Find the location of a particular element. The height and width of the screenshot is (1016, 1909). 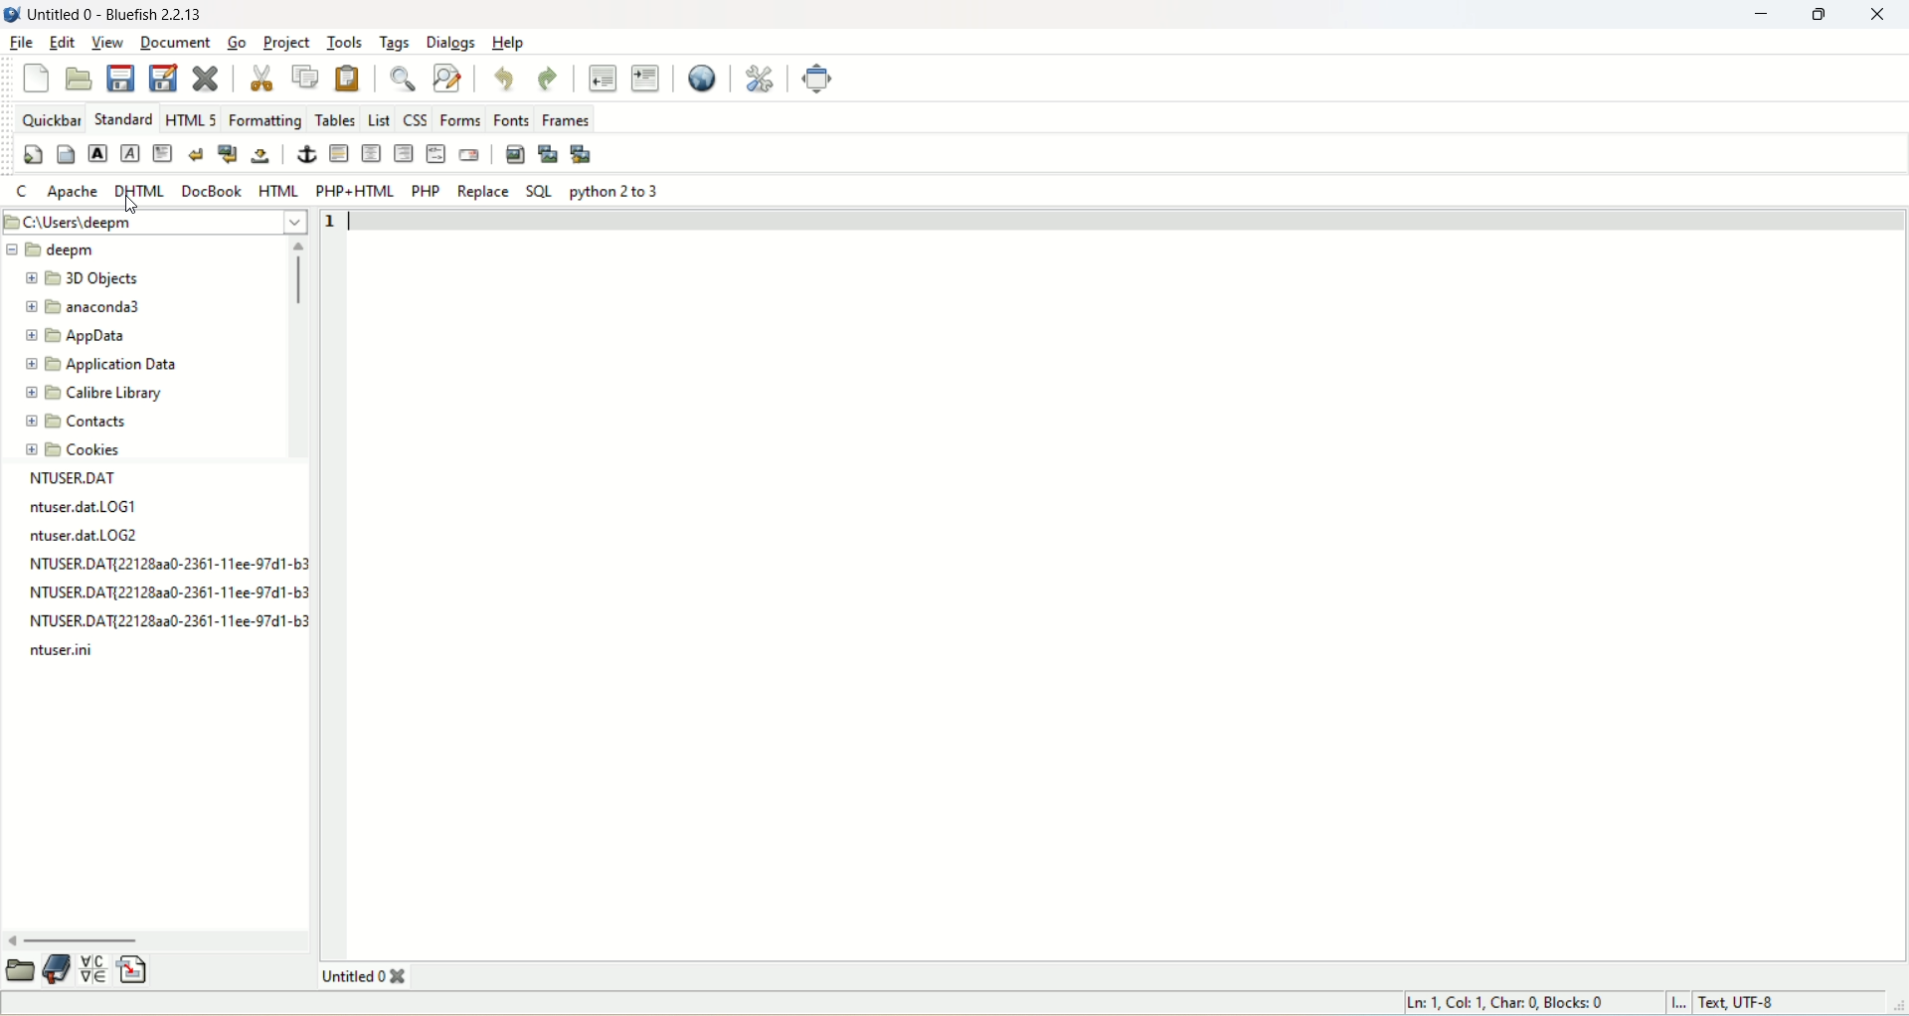

text, UTF-8 is located at coordinates (1743, 1004).